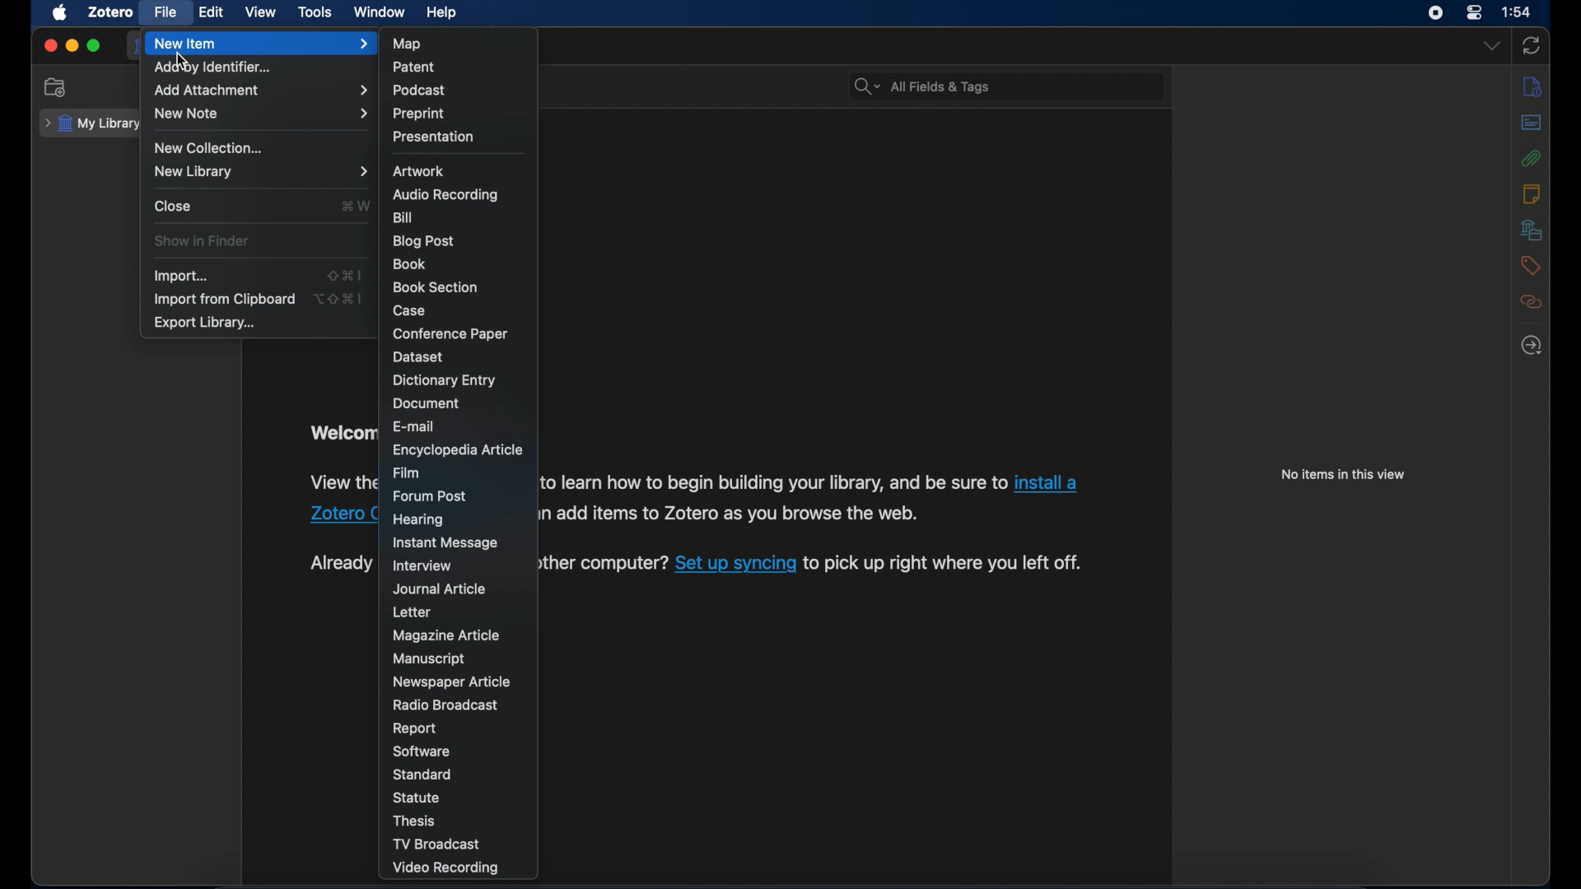 The width and height of the screenshot is (1581, 889). What do you see at coordinates (212, 12) in the screenshot?
I see `edit` at bounding box center [212, 12].